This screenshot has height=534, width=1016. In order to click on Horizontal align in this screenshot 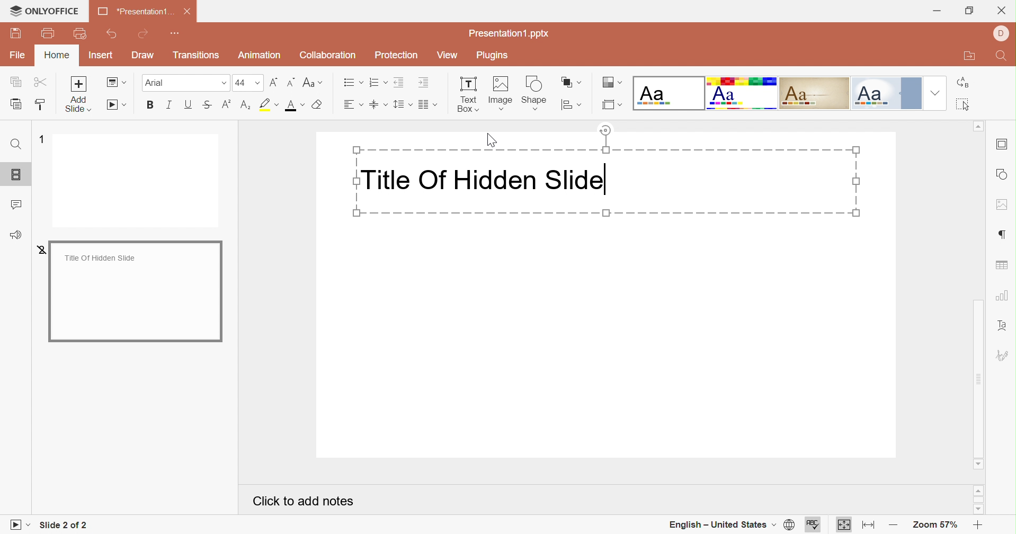, I will do `click(354, 104)`.